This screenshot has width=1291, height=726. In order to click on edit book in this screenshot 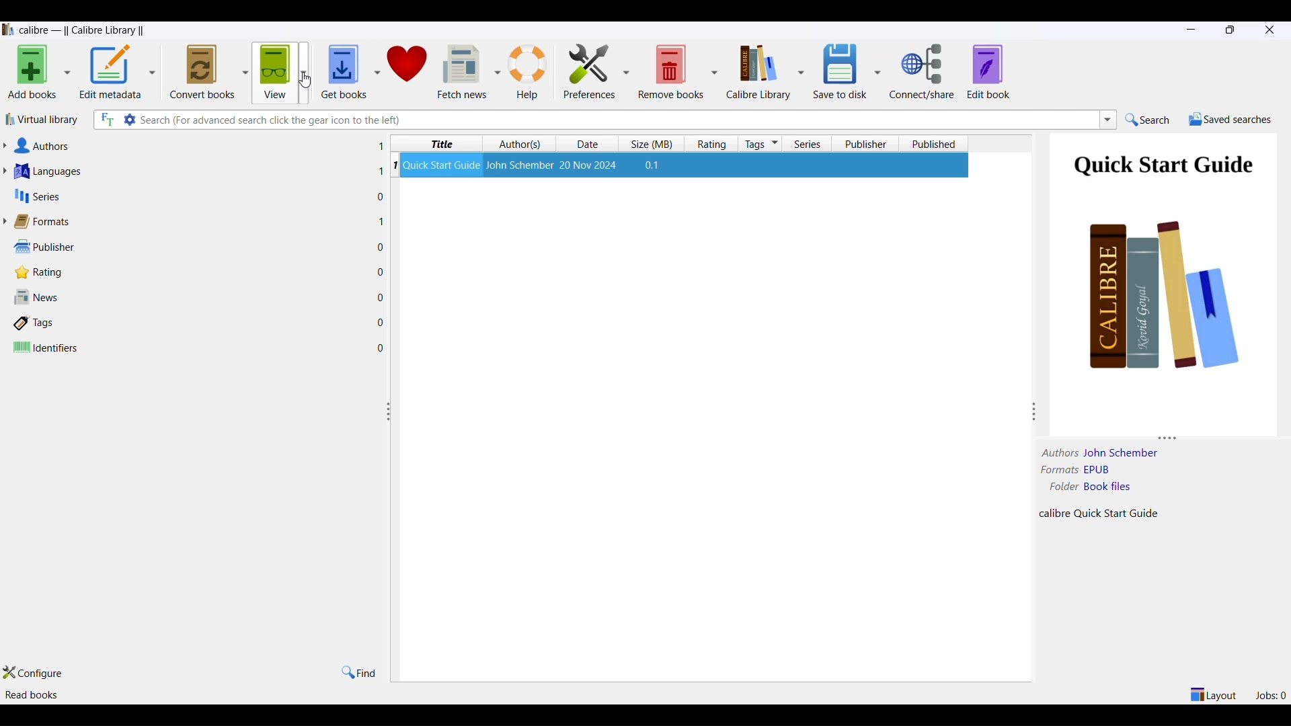, I will do `click(992, 73)`.